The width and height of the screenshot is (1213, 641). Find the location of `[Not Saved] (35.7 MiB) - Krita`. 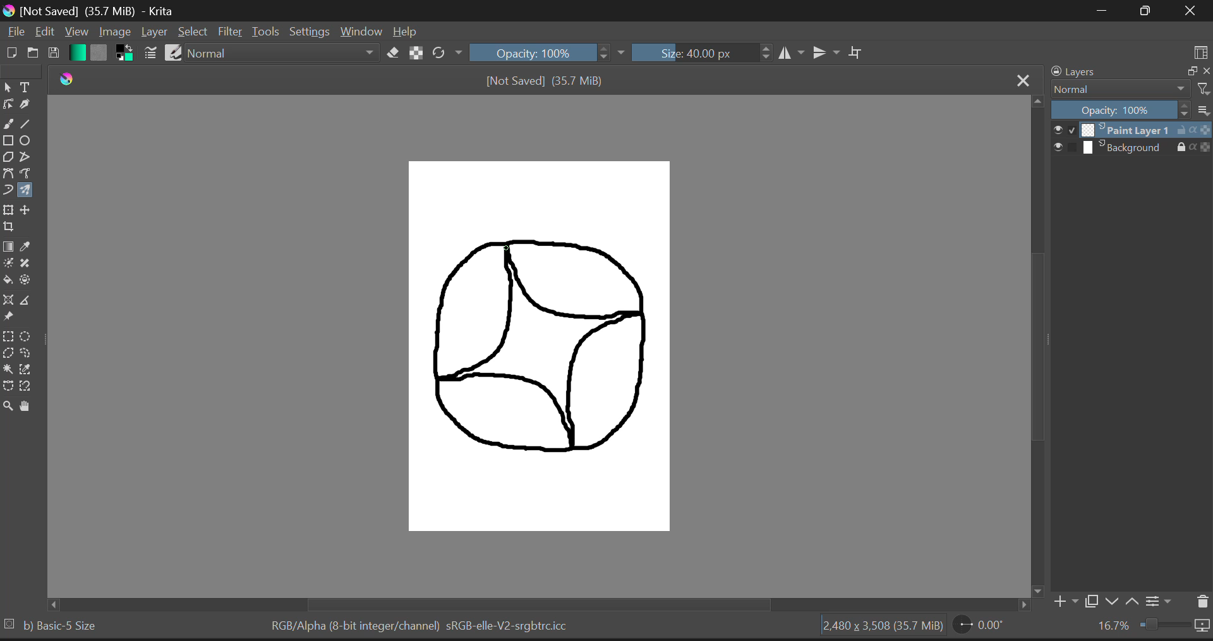

[Not Saved] (35.7 MiB) - Krita is located at coordinates (94, 11).